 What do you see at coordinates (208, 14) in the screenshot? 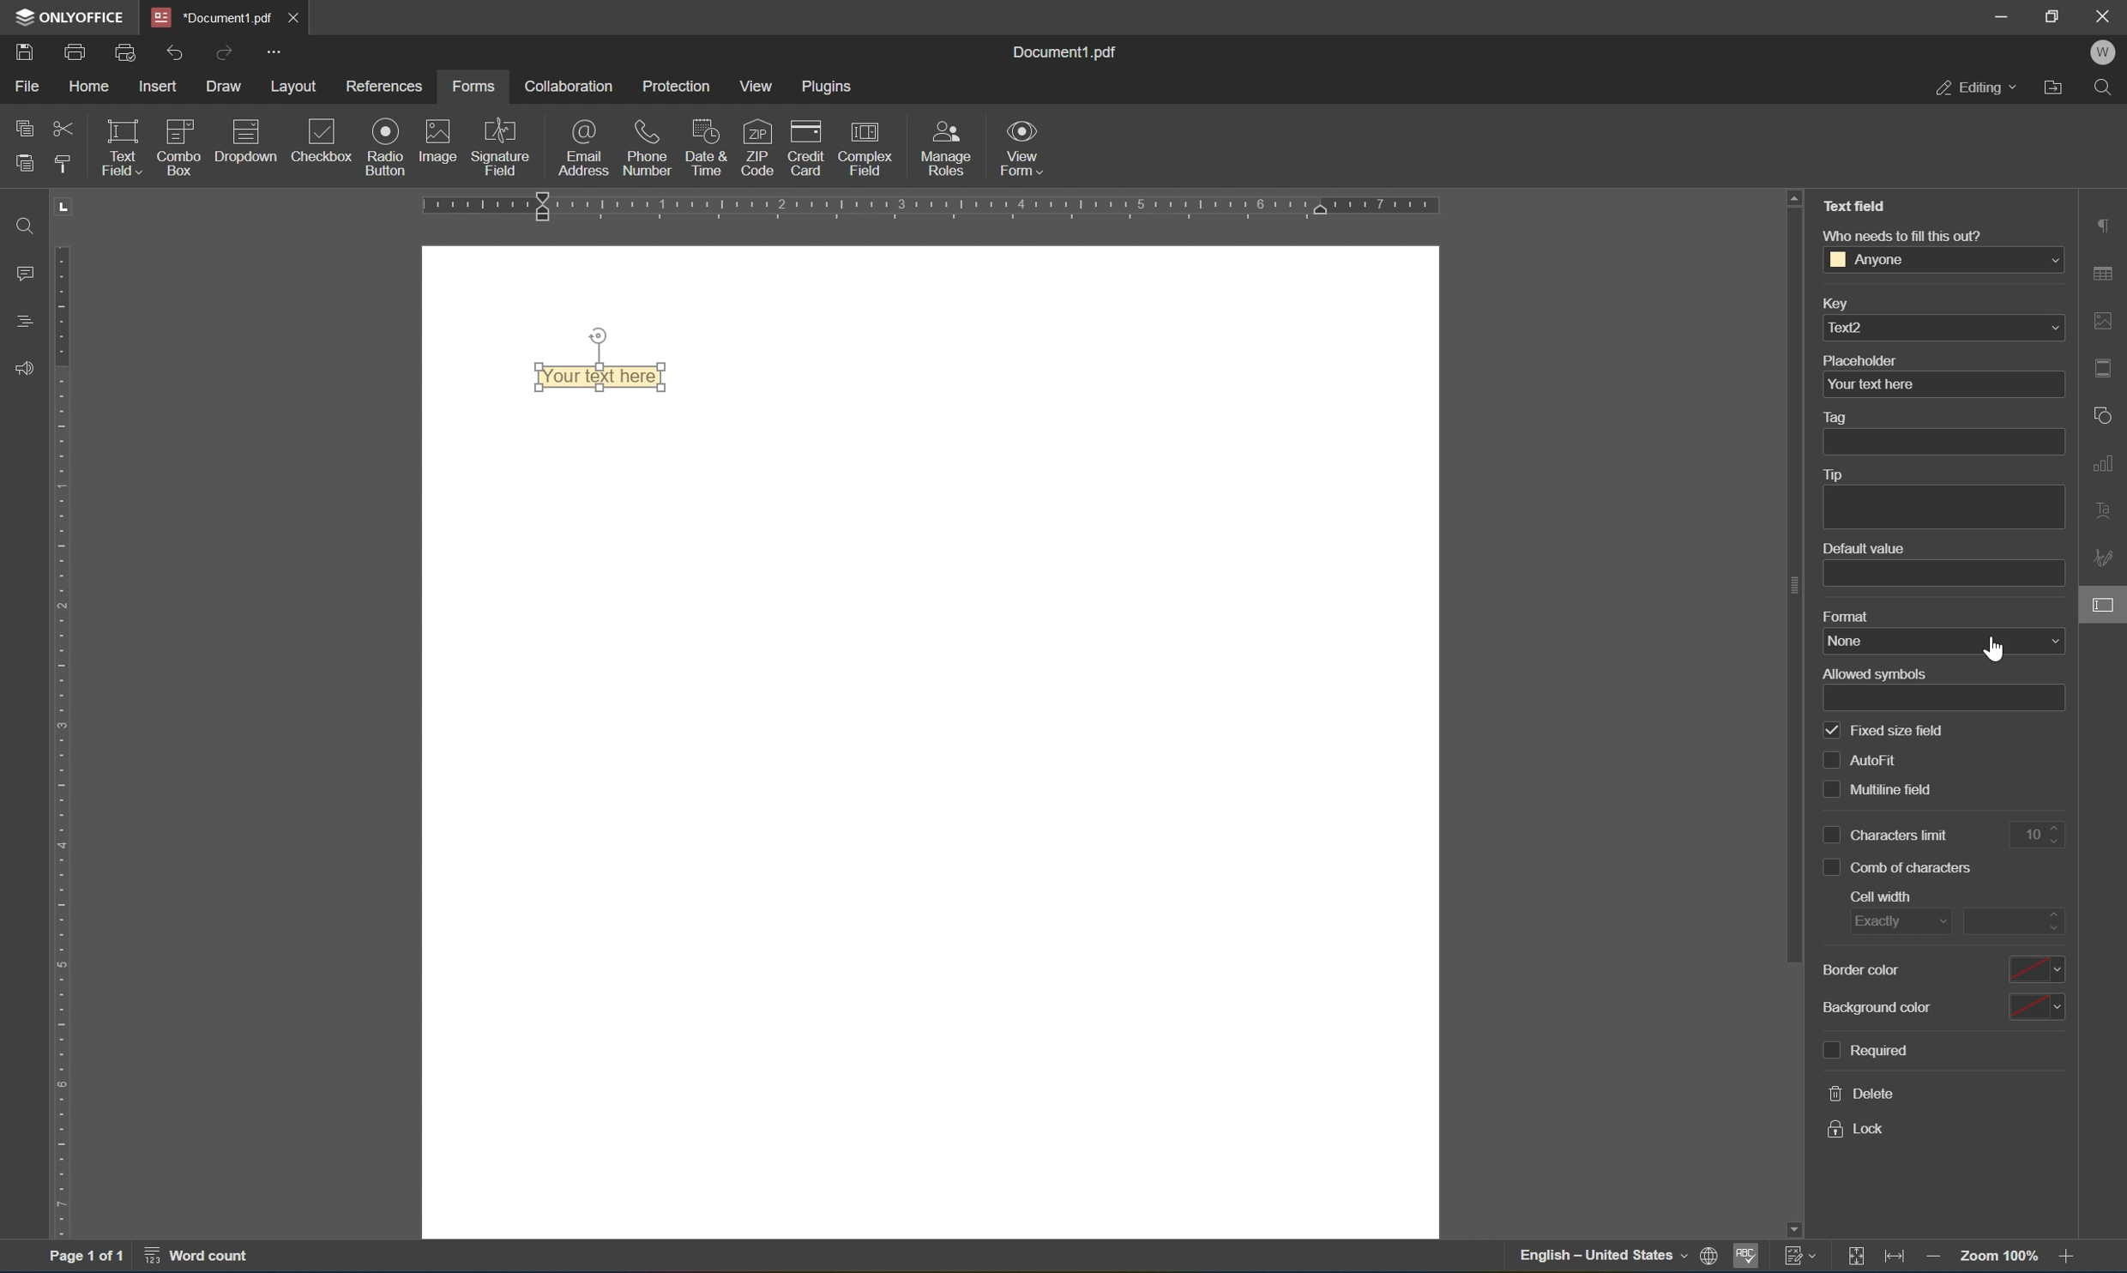
I see `document1` at bounding box center [208, 14].